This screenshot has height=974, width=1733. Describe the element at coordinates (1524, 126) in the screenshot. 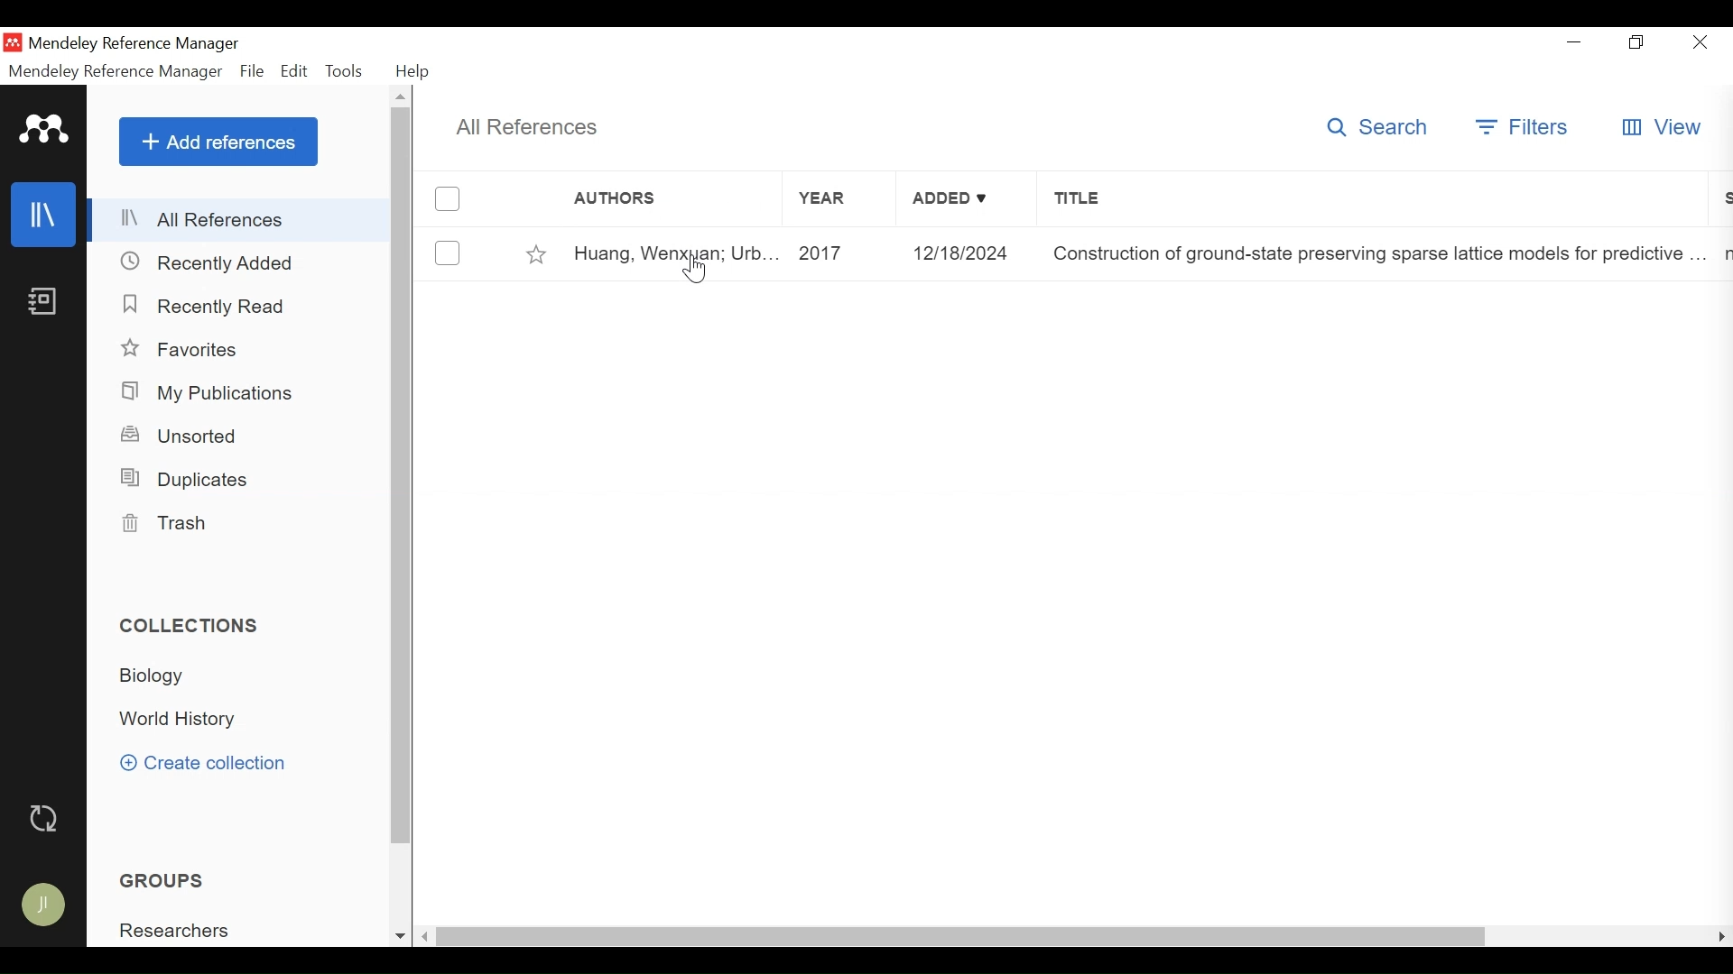

I see `Filters` at that location.